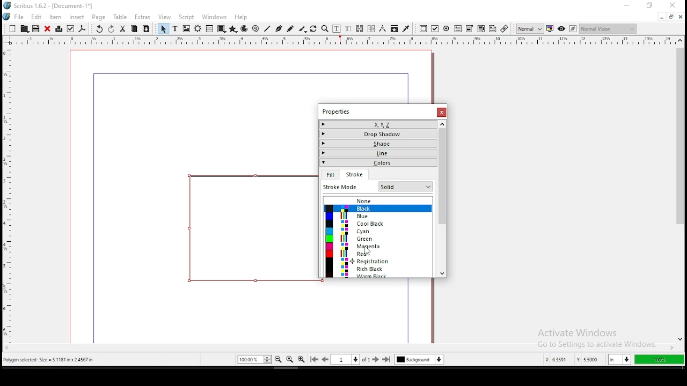  Describe the element at coordinates (290, 28) in the screenshot. I see `freehand line` at that location.